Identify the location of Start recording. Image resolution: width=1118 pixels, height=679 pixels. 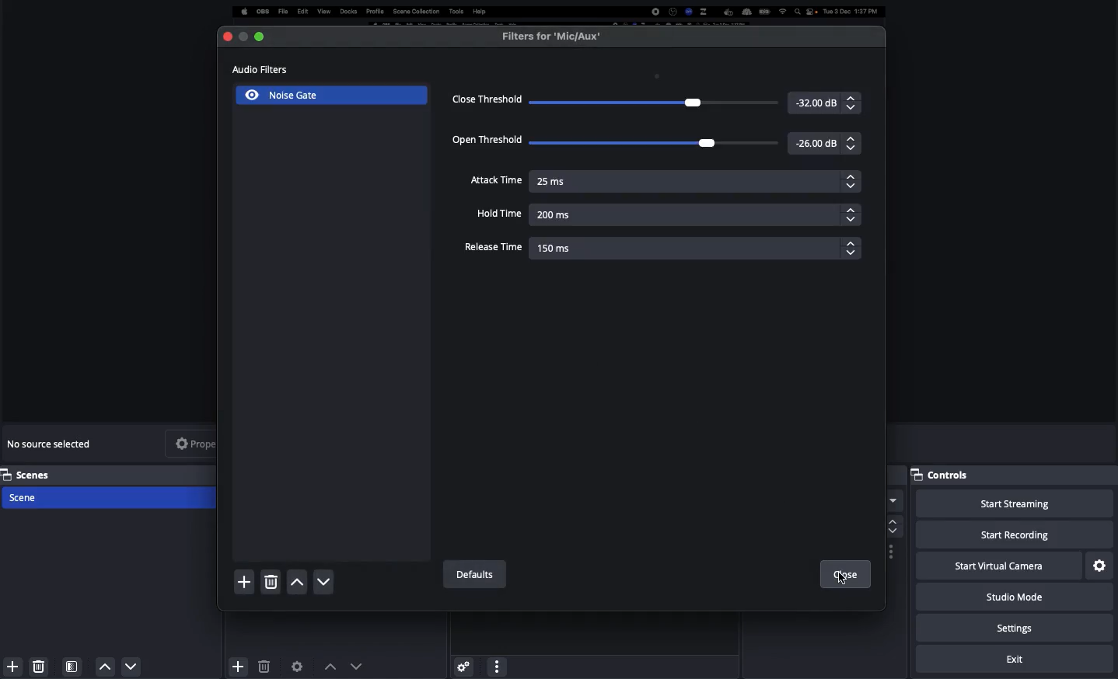
(1015, 536).